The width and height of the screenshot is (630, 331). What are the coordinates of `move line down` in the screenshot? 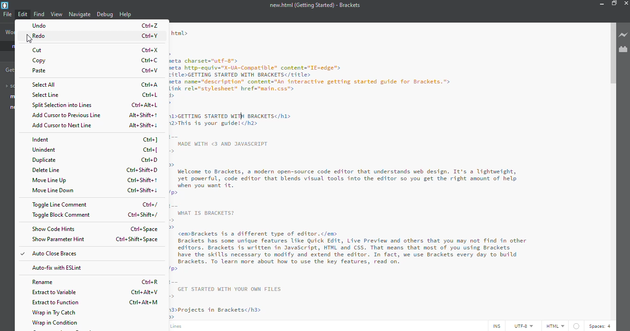 It's located at (53, 190).